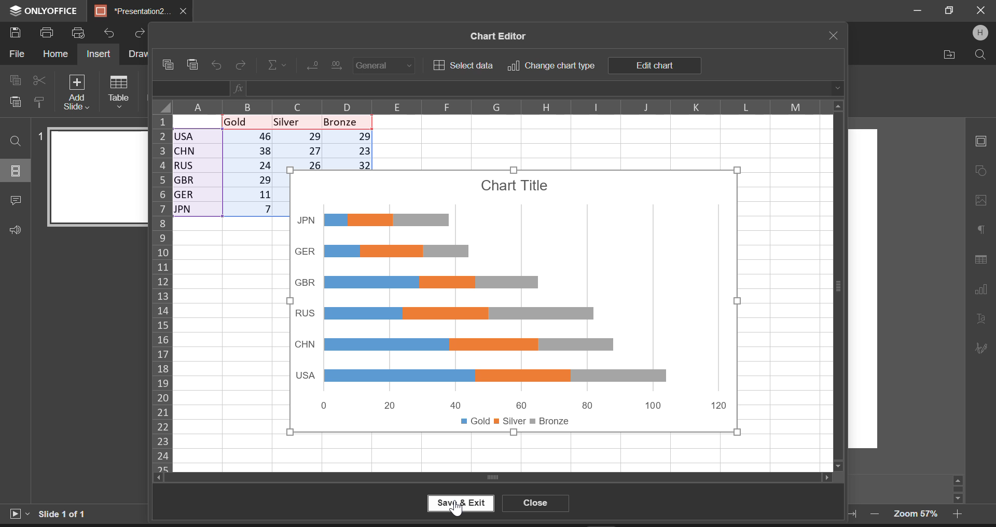  What do you see at coordinates (273, 142) in the screenshot?
I see `Chart input data` at bounding box center [273, 142].